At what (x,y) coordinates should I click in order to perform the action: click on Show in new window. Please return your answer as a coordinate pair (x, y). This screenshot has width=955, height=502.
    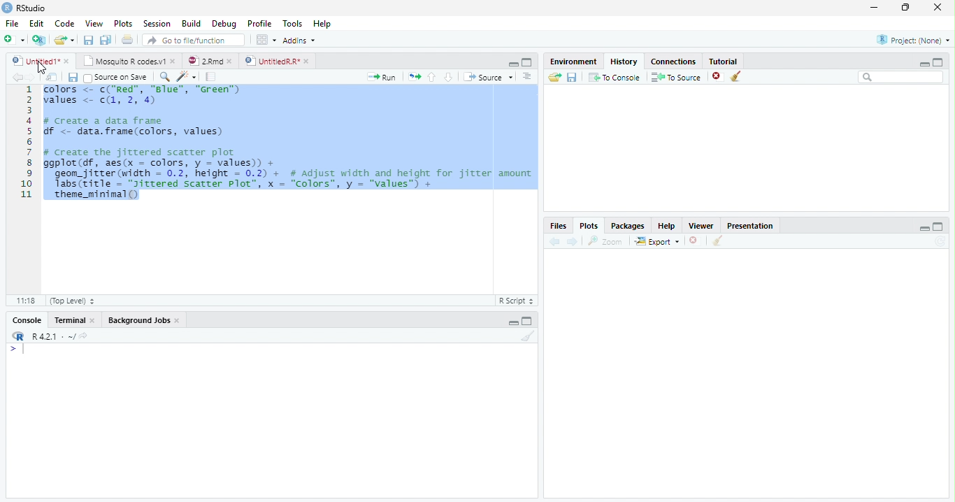
    Looking at the image, I should click on (51, 78).